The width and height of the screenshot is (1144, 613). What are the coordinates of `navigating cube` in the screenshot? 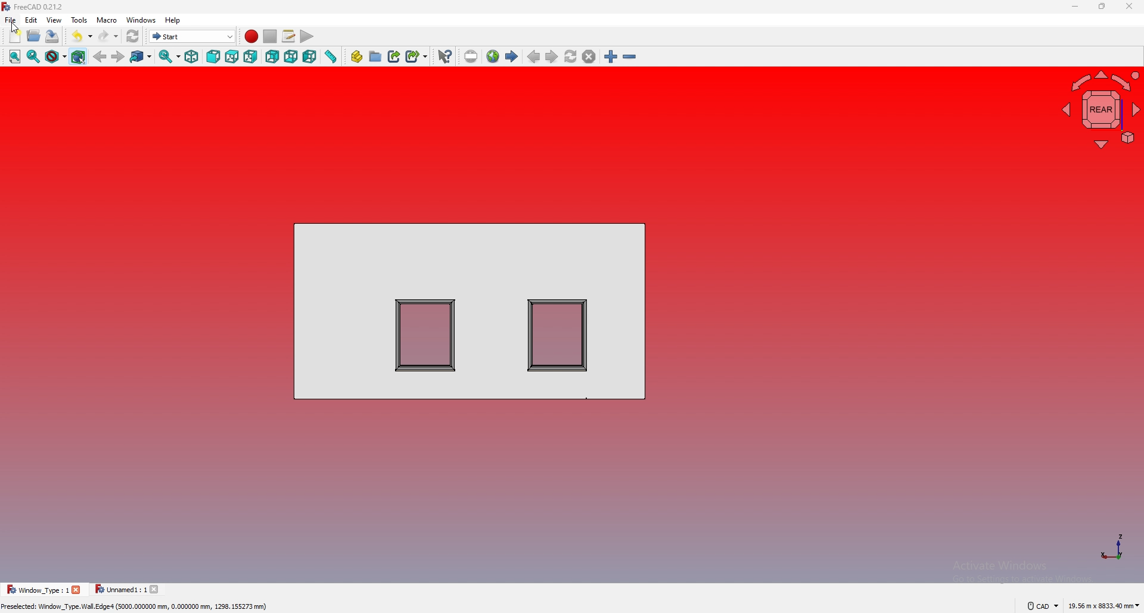 It's located at (1101, 107).